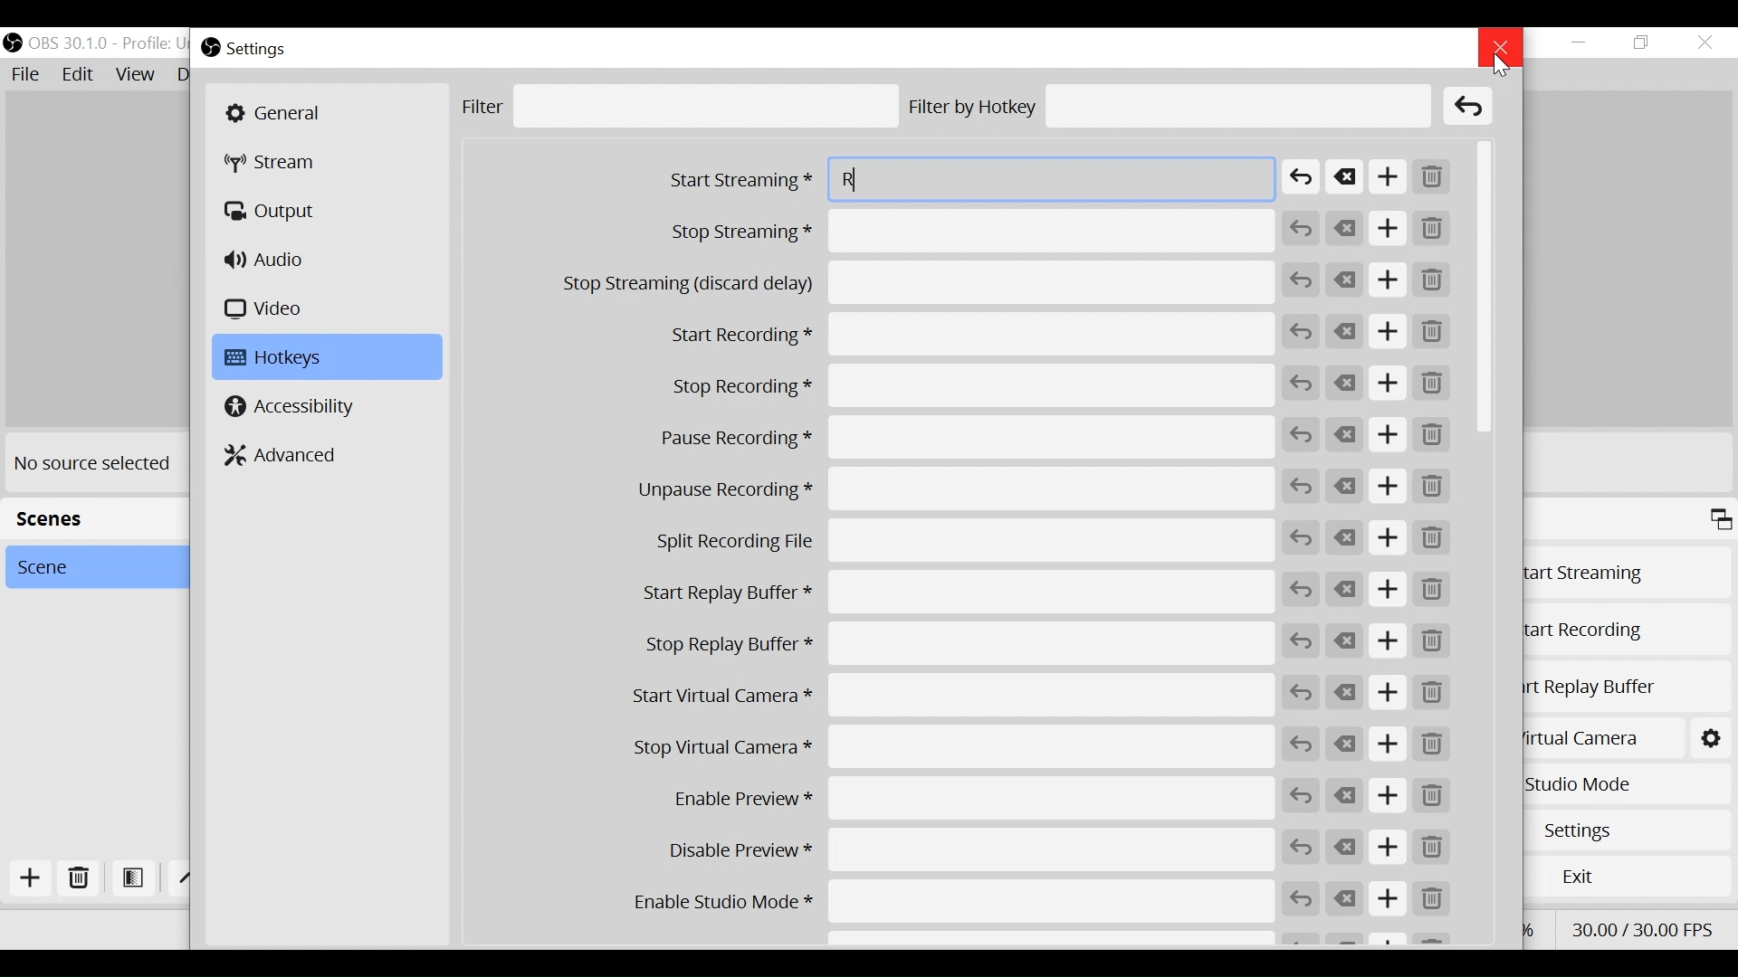  I want to click on Revert, so click(1302, 485).